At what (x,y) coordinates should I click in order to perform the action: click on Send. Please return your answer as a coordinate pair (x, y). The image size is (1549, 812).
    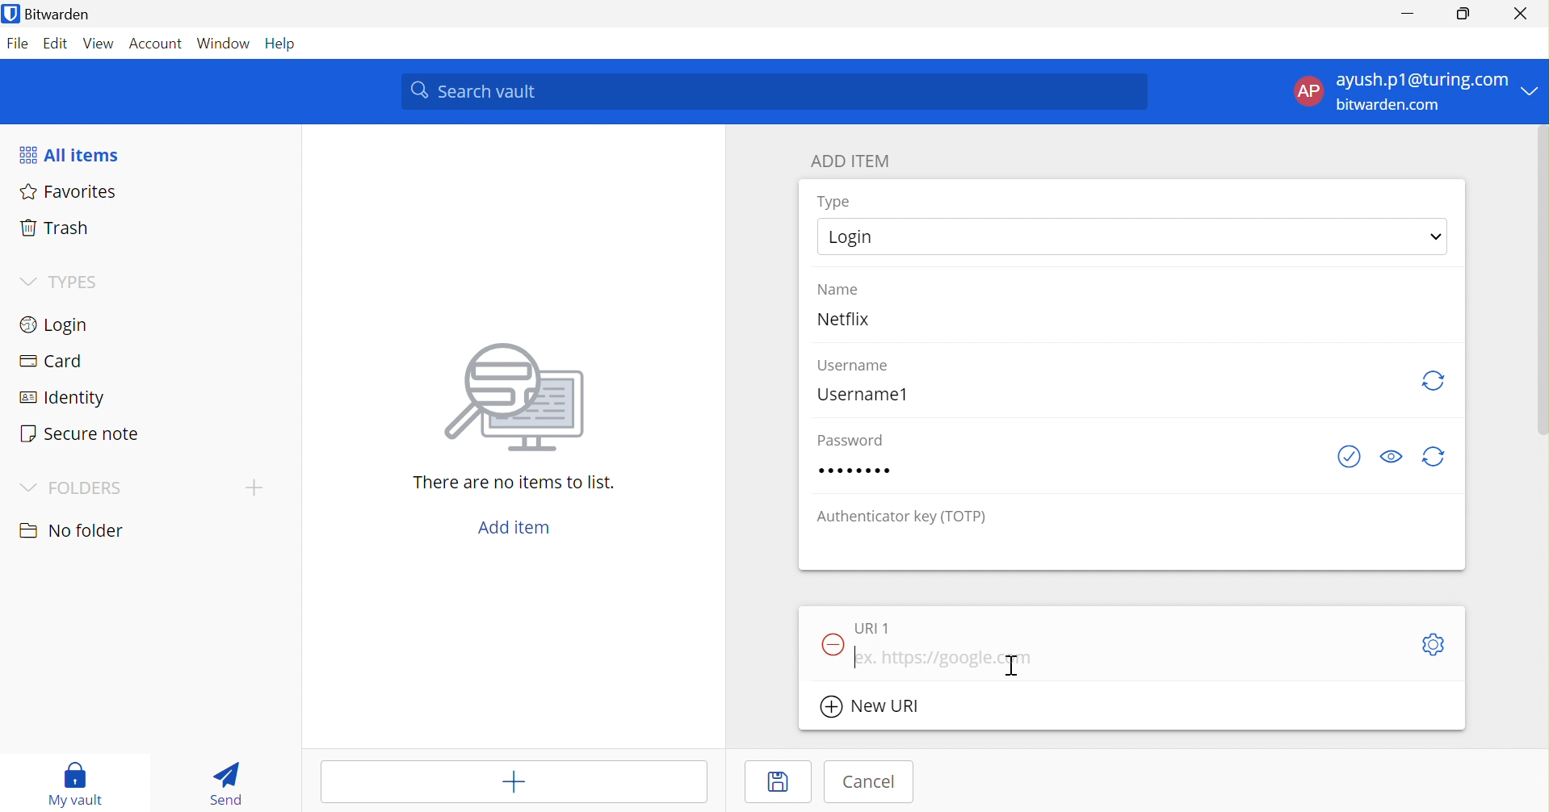
    Looking at the image, I should click on (225, 786).